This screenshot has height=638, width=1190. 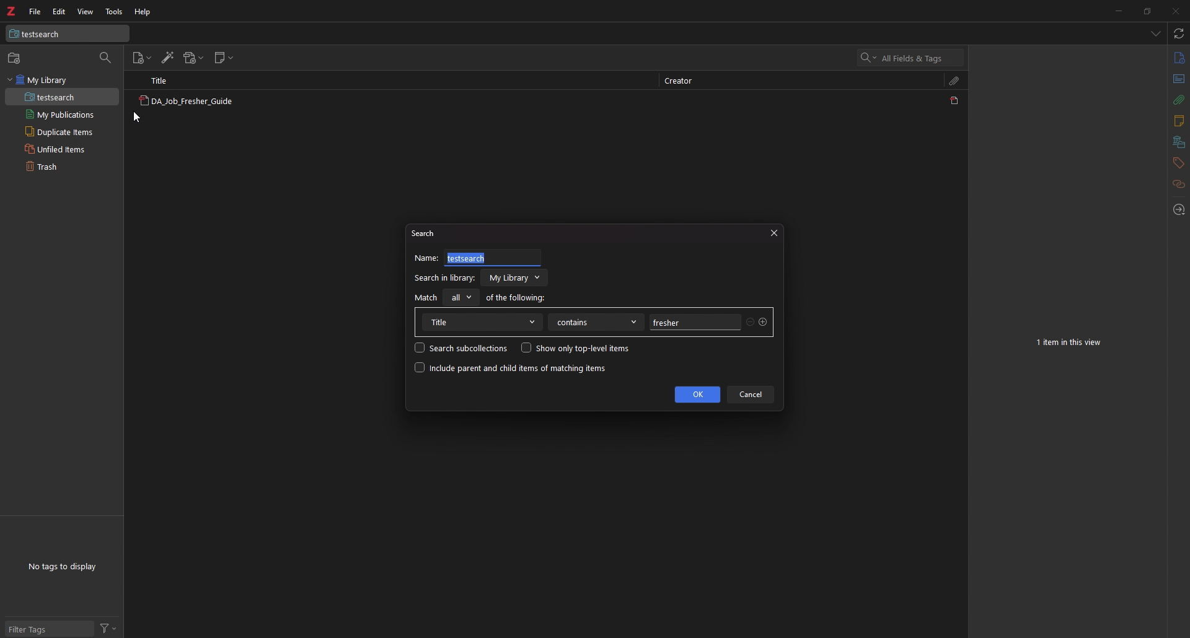 What do you see at coordinates (62, 567) in the screenshot?
I see `No tags to display` at bounding box center [62, 567].